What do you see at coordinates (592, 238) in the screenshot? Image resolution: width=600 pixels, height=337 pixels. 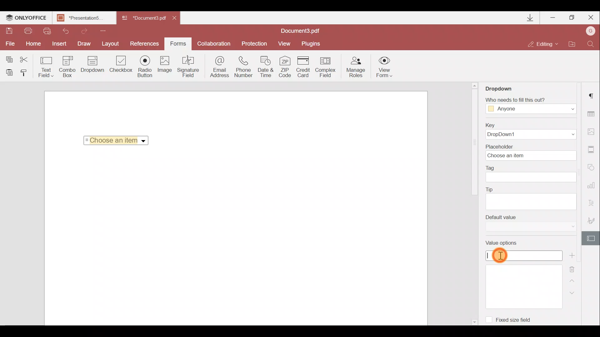 I see `Form settings` at bounding box center [592, 238].